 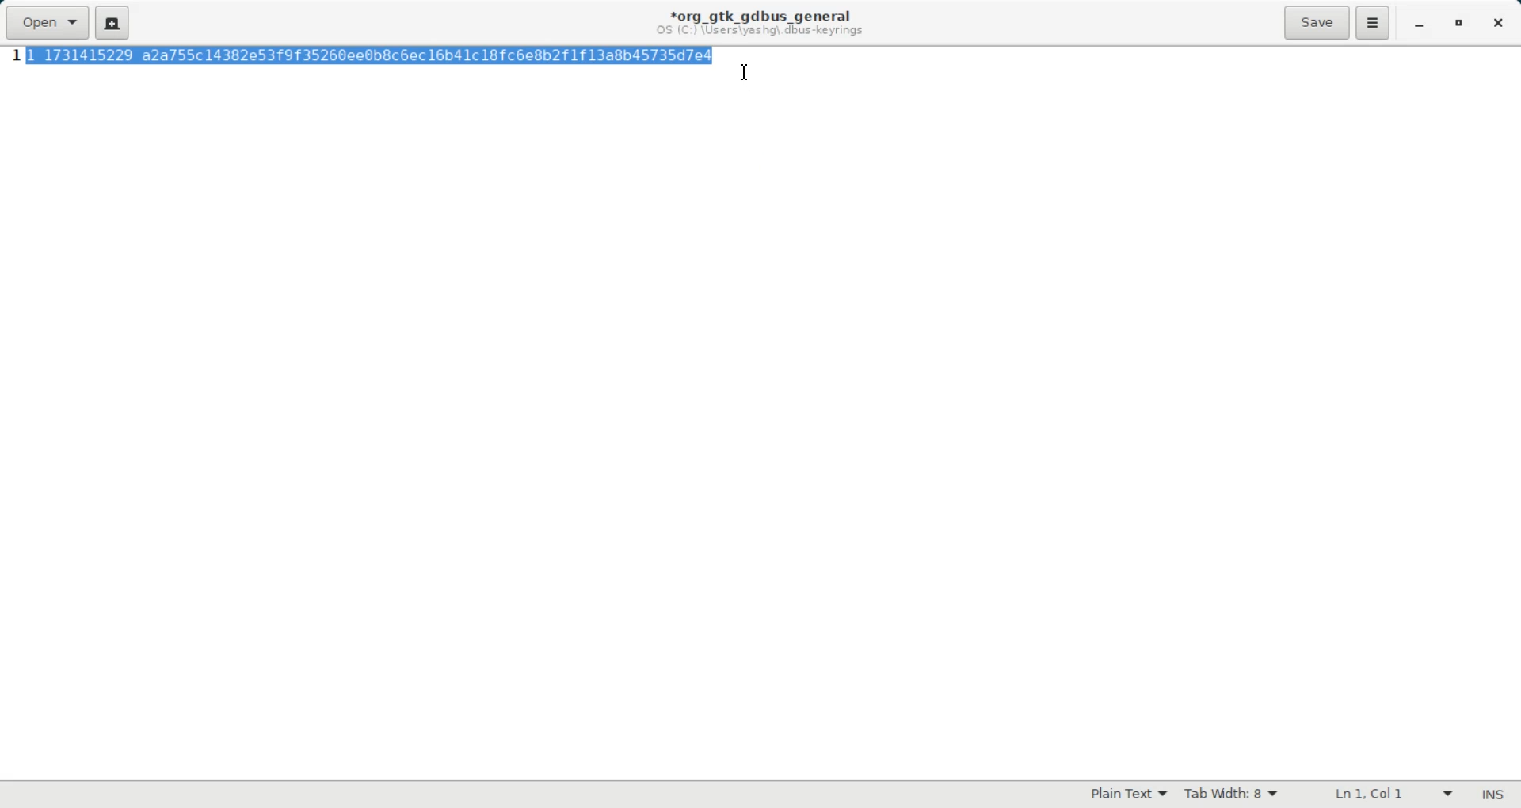 I want to click on Plain Text, so click(x=1129, y=795).